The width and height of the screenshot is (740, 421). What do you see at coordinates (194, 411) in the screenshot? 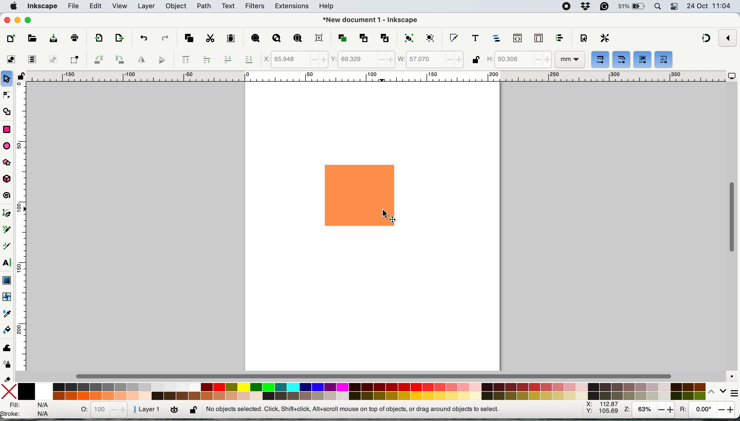
I see `lock unlock current layer` at bounding box center [194, 411].